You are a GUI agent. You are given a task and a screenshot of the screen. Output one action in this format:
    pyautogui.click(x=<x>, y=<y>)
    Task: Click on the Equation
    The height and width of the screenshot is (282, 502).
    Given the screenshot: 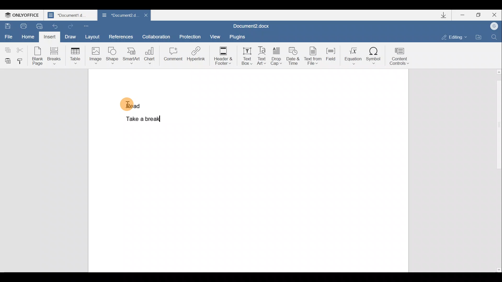 What is the action you would take?
    pyautogui.click(x=352, y=56)
    